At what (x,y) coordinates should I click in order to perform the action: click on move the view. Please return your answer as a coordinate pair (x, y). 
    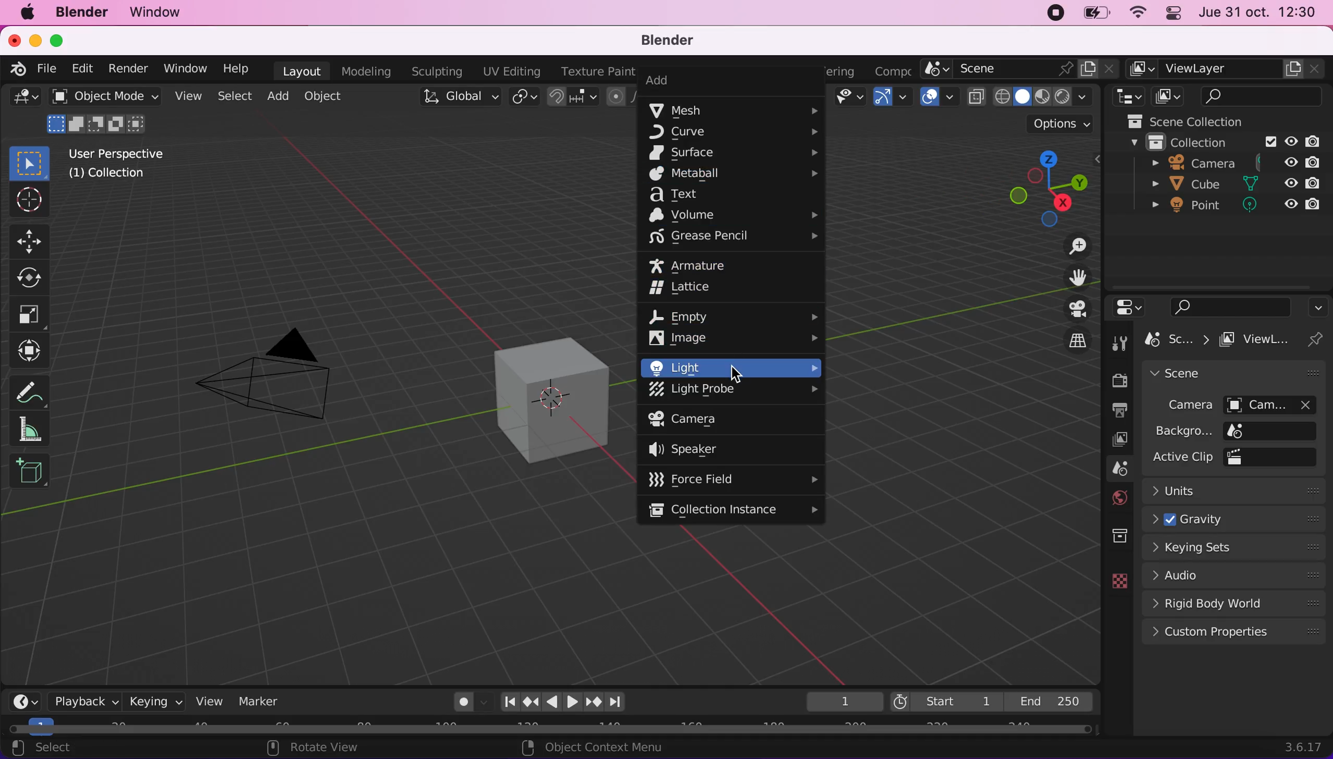
    Looking at the image, I should click on (1071, 278).